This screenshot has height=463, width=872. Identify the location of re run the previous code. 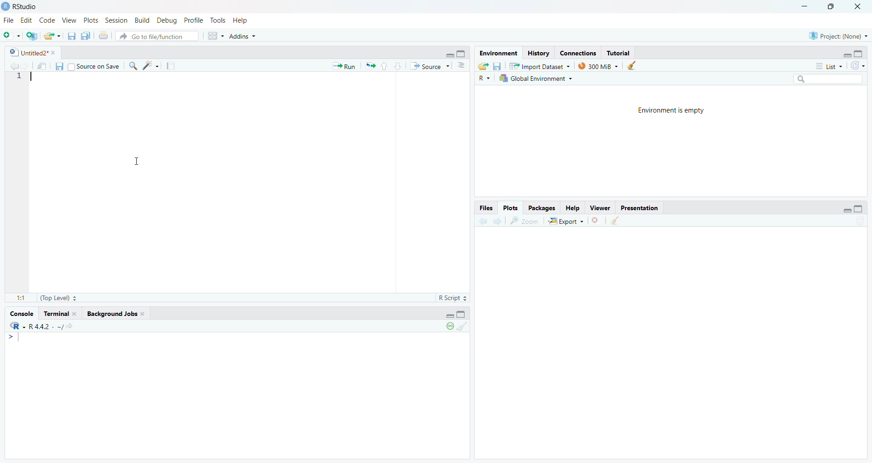
(370, 65).